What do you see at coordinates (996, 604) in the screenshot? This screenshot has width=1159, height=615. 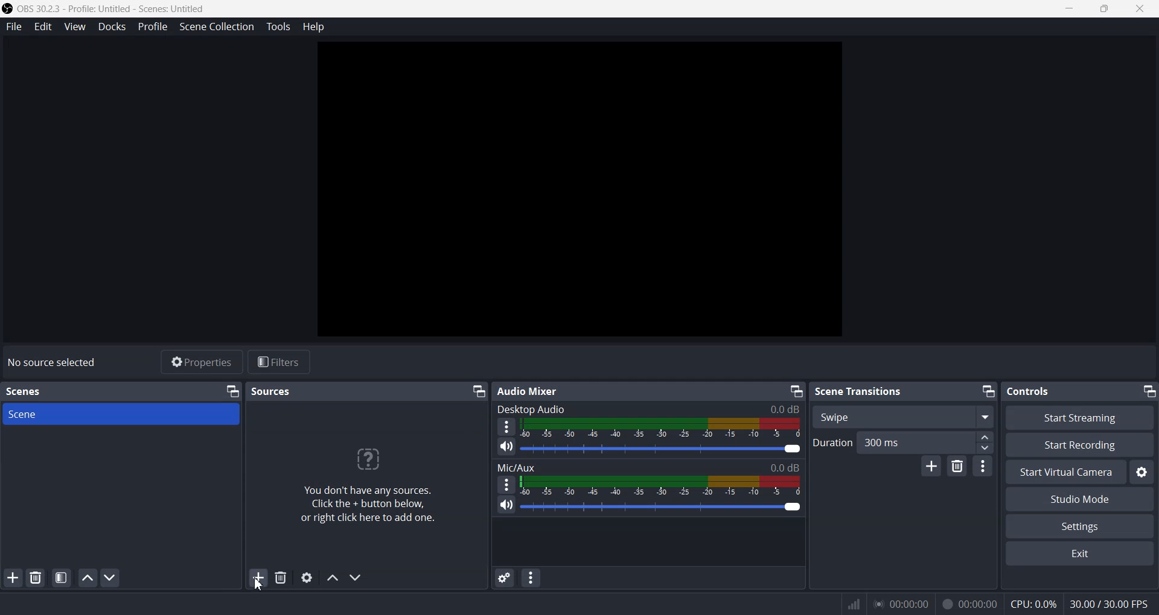 I see `Text` at bounding box center [996, 604].